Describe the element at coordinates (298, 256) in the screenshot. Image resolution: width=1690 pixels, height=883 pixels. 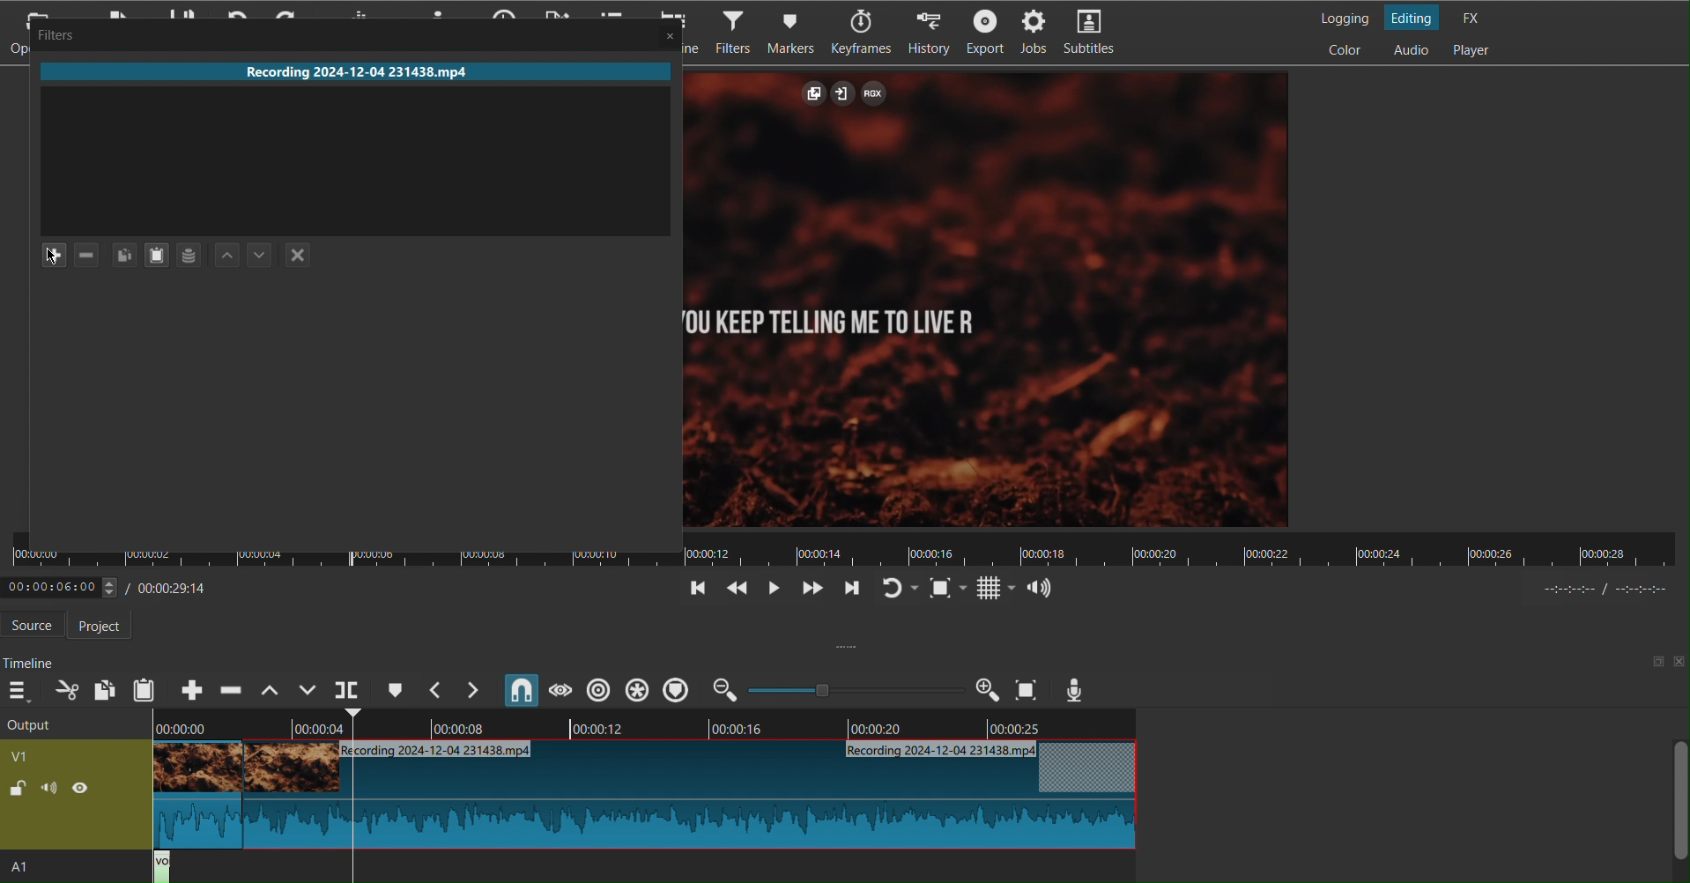
I see `Close` at that location.